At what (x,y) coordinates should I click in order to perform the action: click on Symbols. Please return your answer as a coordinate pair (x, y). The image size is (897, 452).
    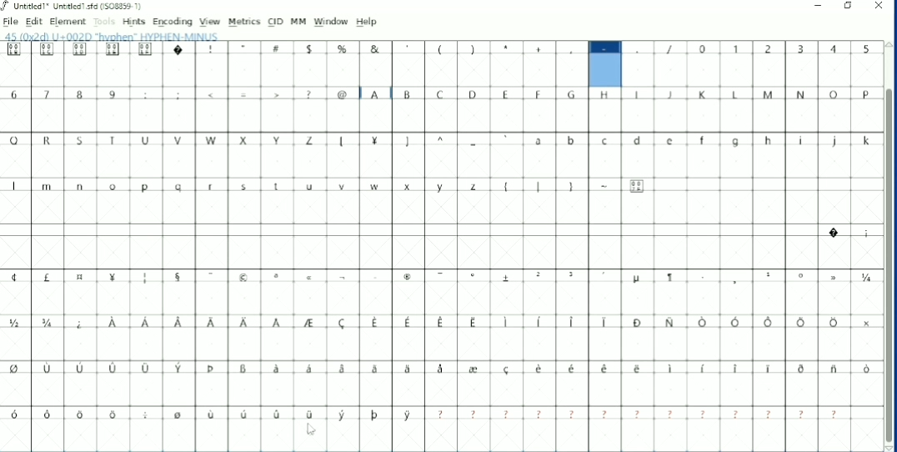
    Looking at the image, I should click on (439, 370).